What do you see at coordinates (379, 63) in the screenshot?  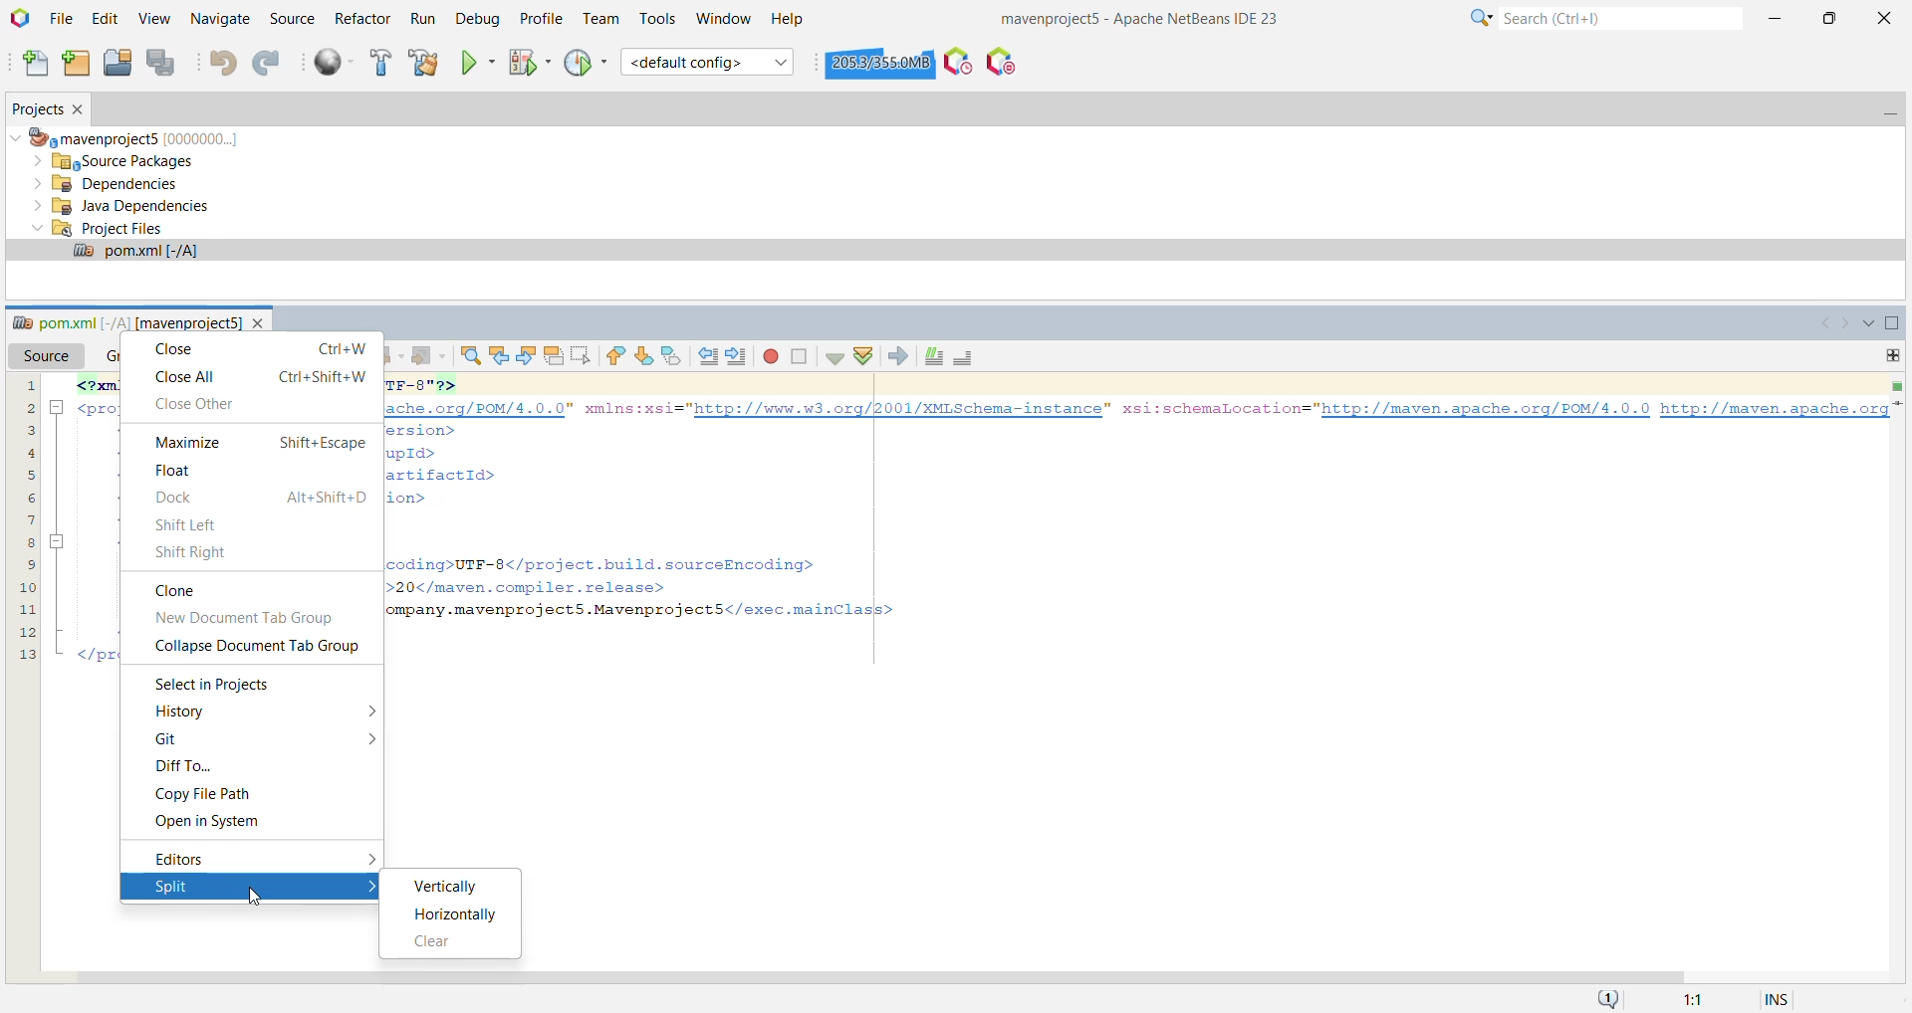 I see `Build Project` at bounding box center [379, 63].